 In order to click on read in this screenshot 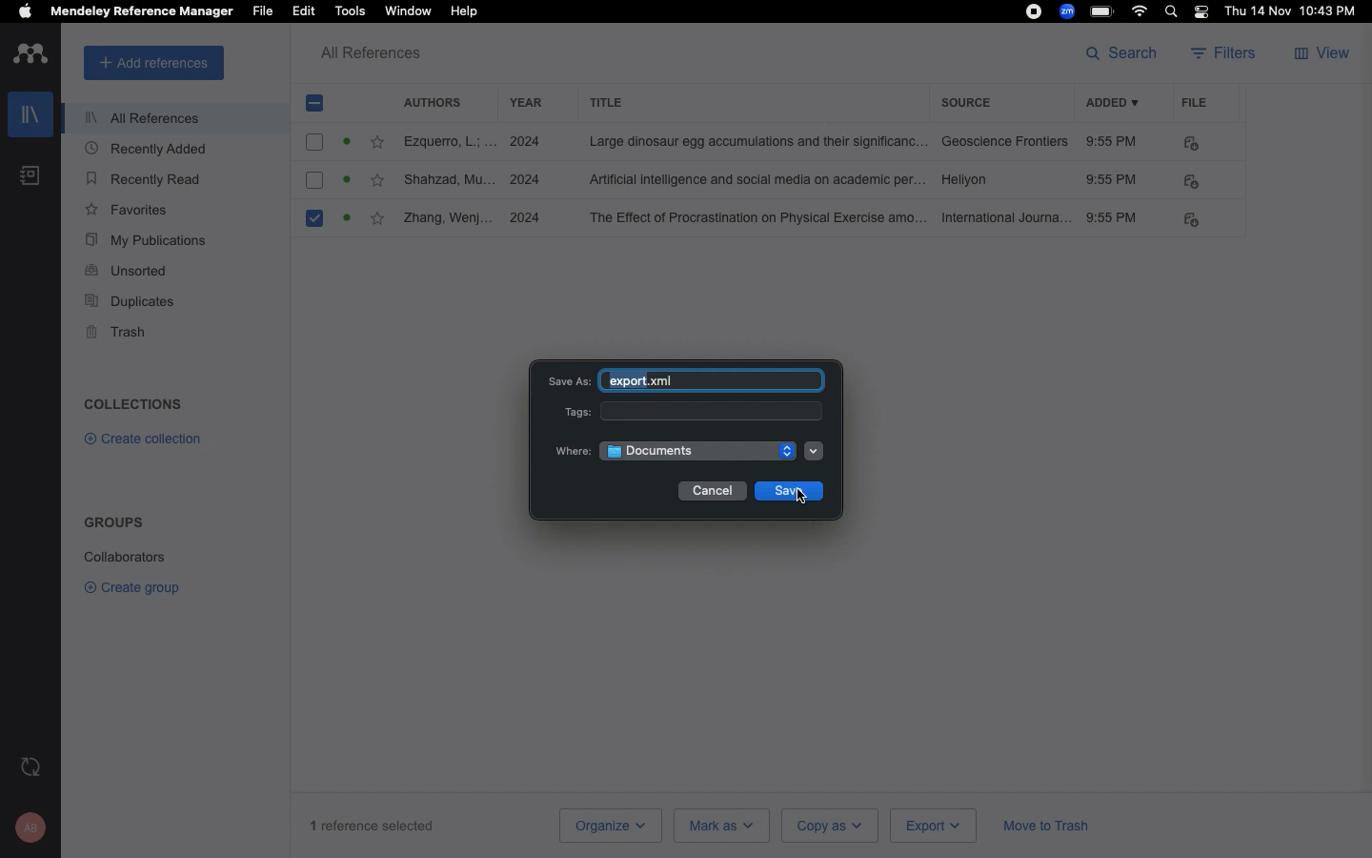, I will do `click(350, 181)`.